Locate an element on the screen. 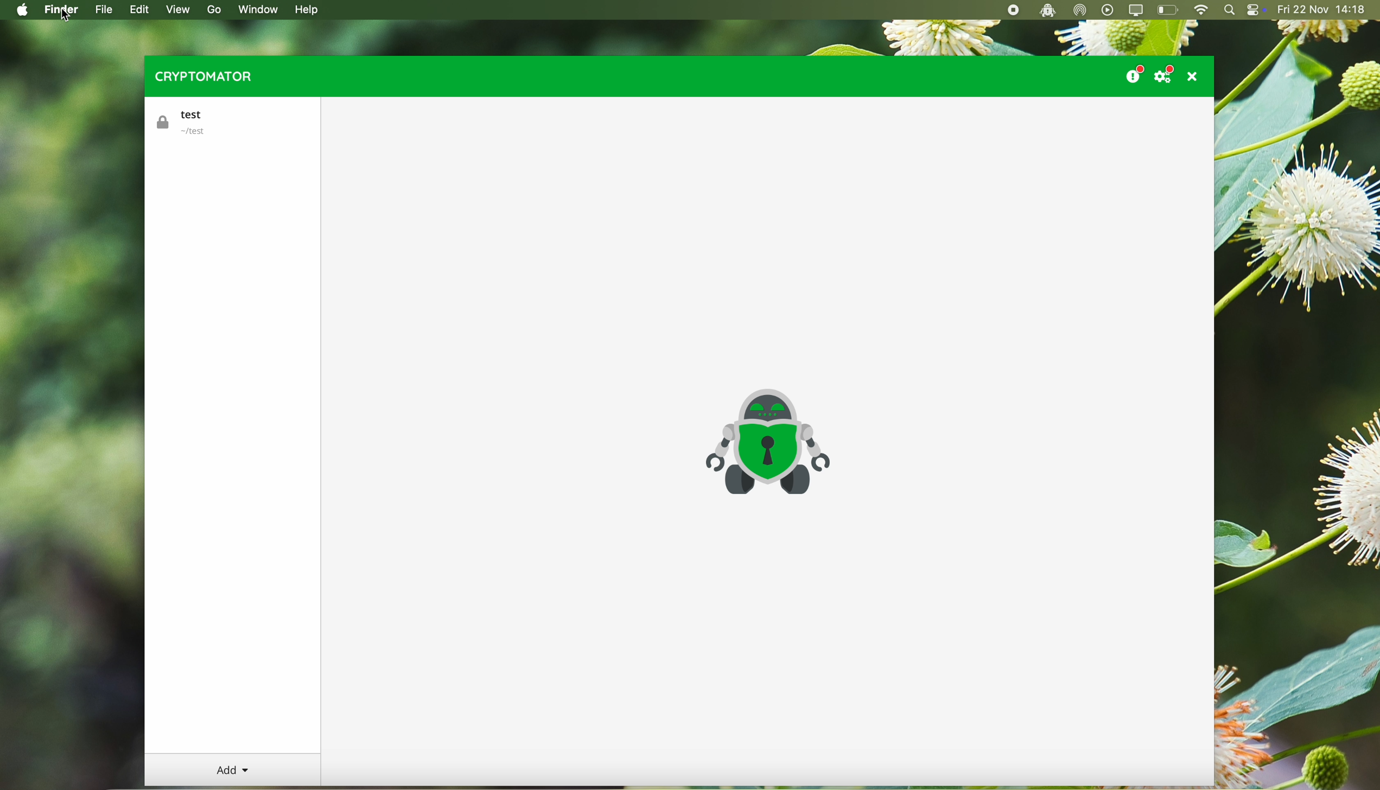 The width and height of the screenshot is (1380, 790). add is located at coordinates (233, 770).